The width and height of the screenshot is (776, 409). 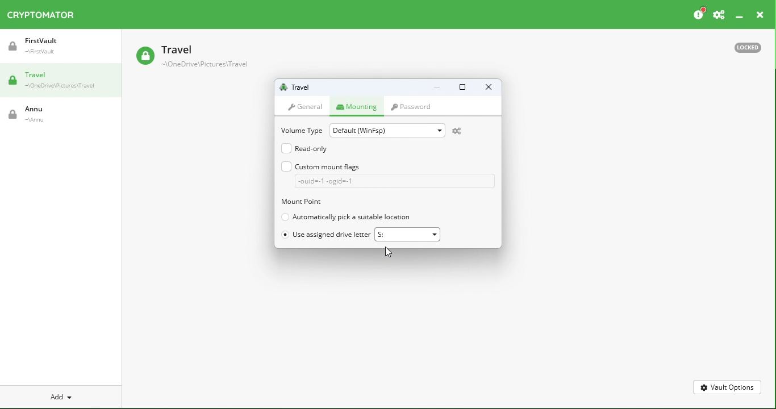 I want to click on Minimize, so click(x=437, y=89).